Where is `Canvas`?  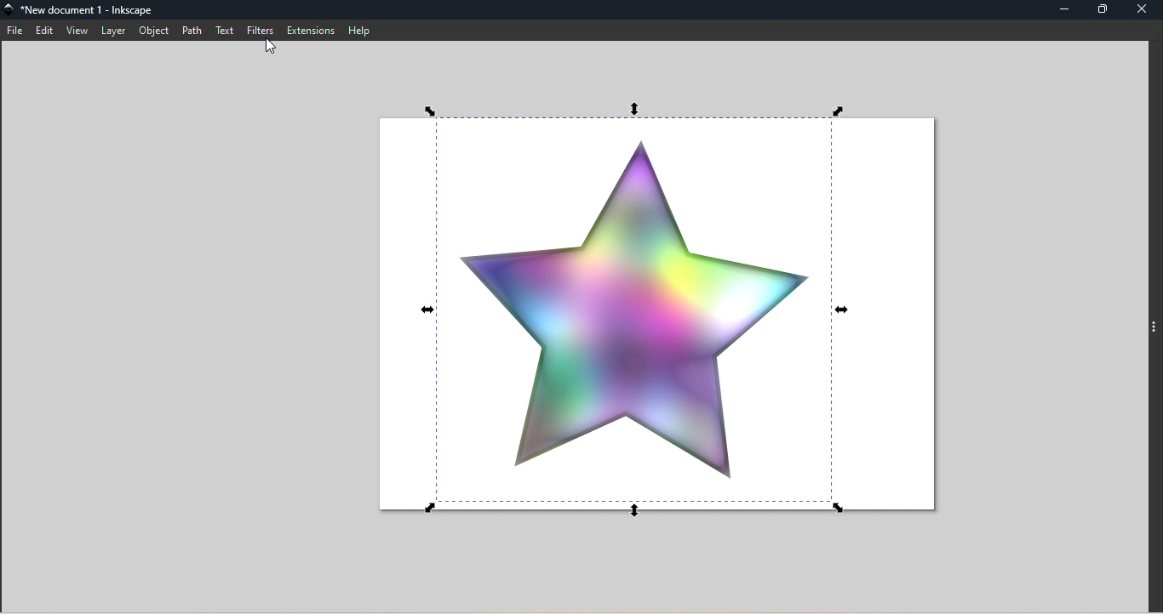
Canvas is located at coordinates (651, 320).